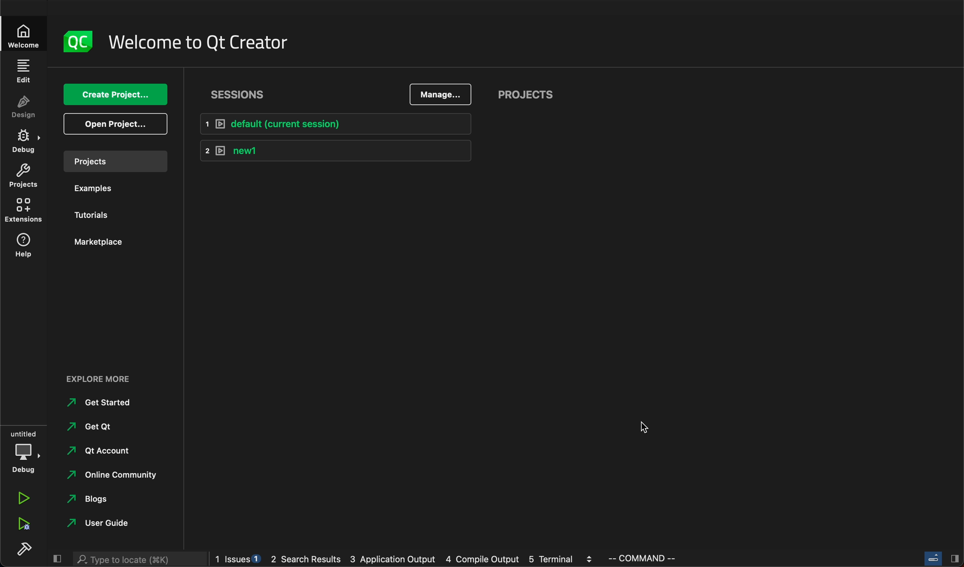  What do you see at coordinates (98, 243) in the screenshot?
I see `marketplace` at bounding box center [98, 243].